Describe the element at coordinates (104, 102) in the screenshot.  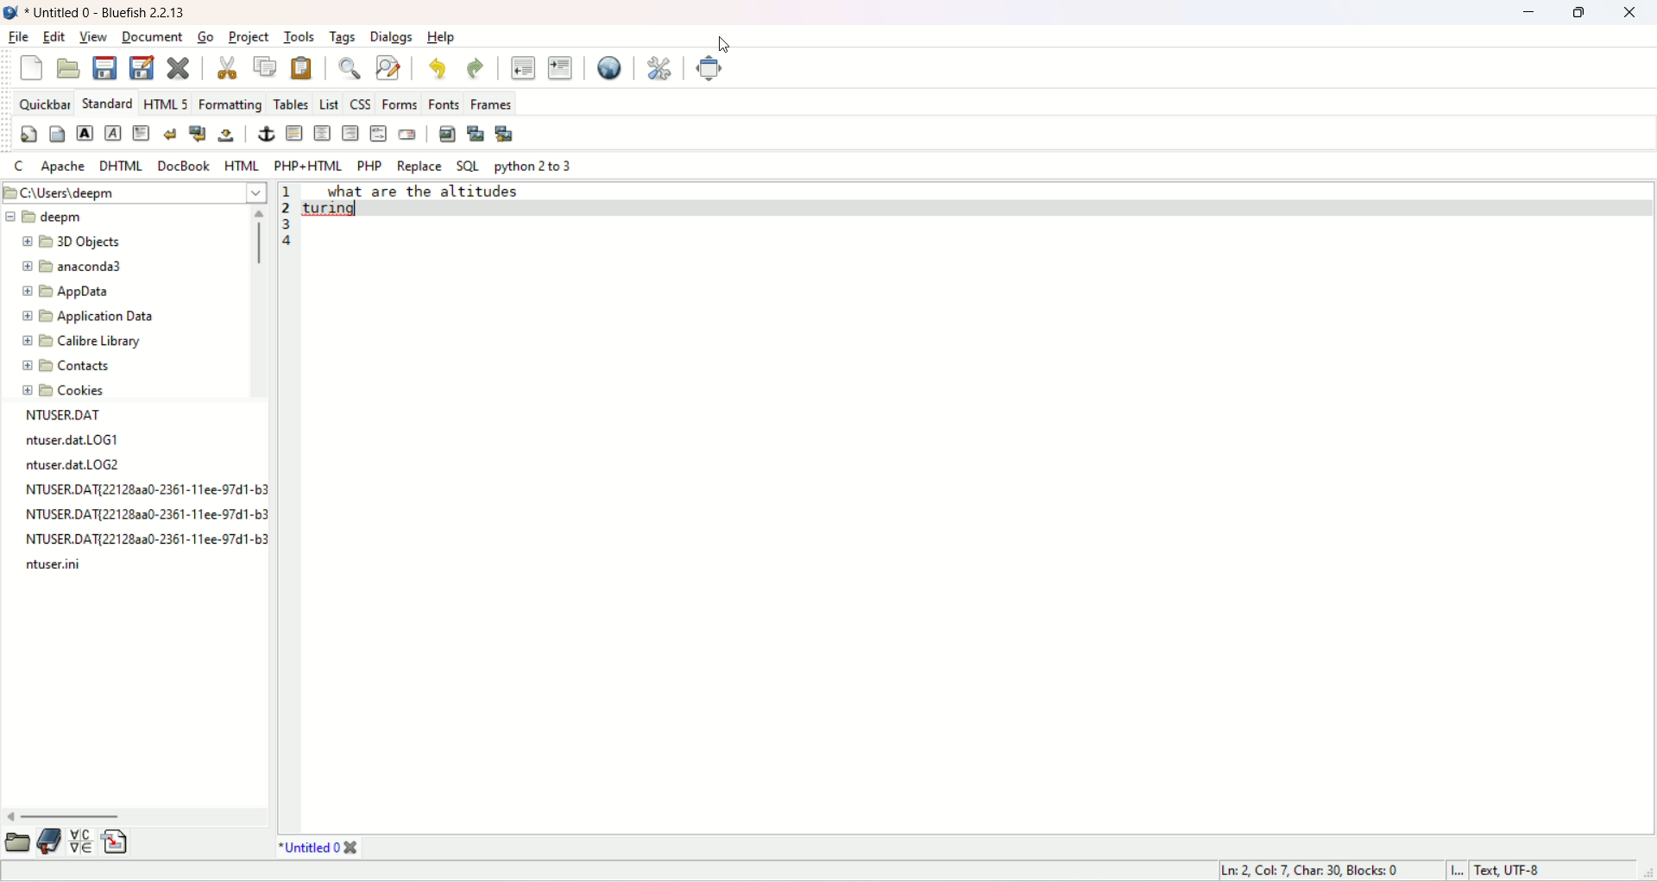
I see `standard` at that location.